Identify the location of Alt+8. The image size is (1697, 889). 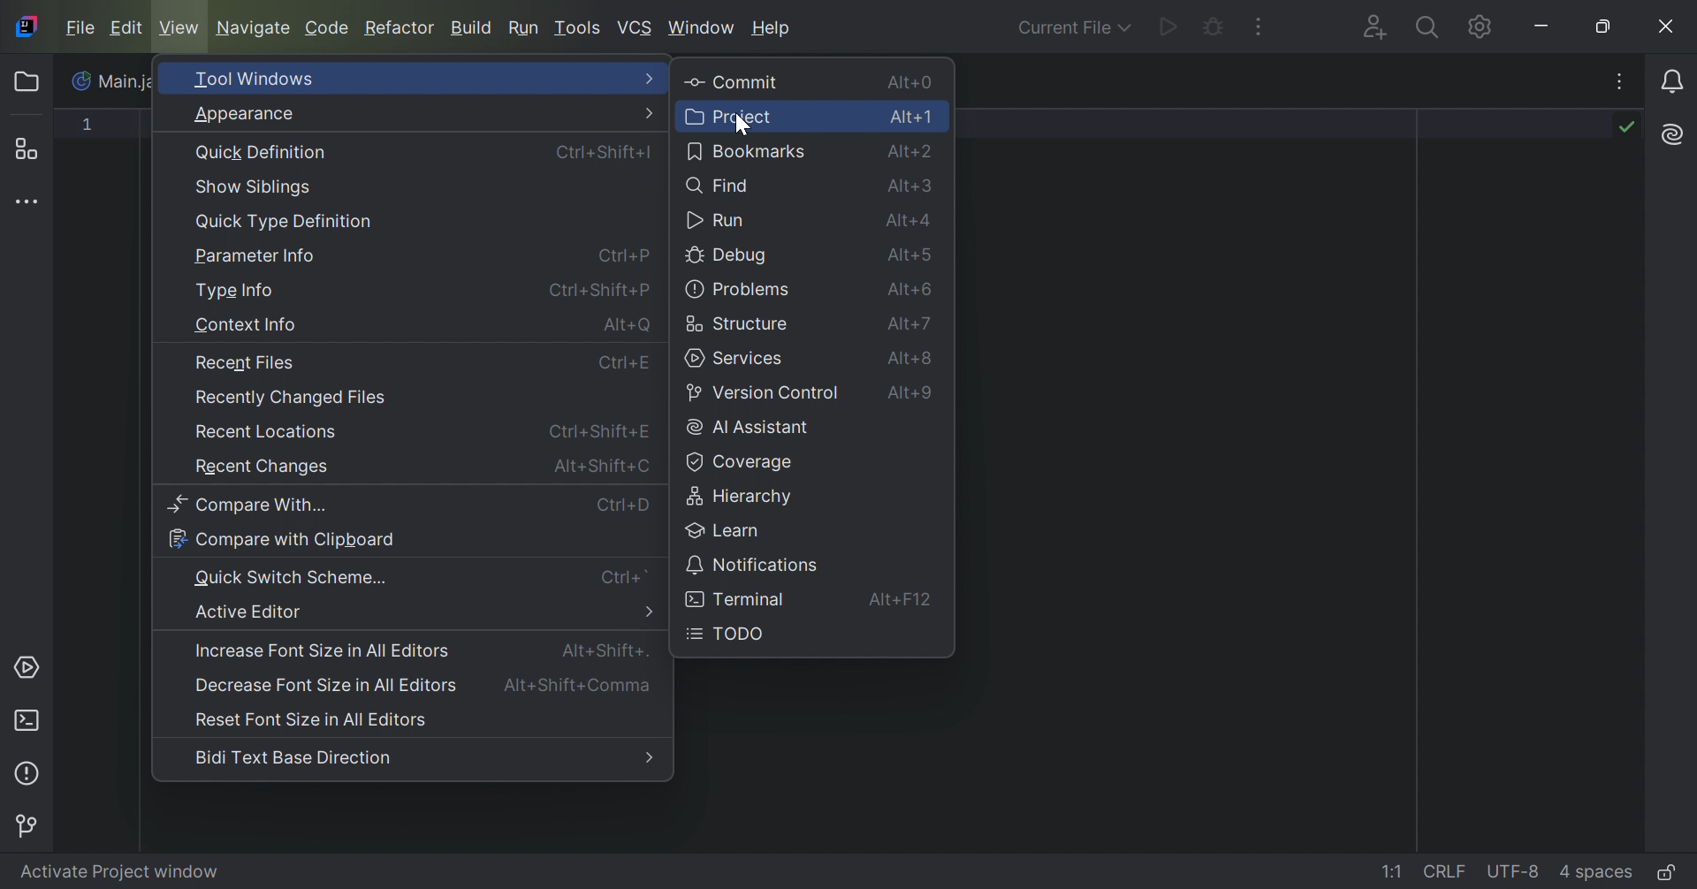
(913, 360).